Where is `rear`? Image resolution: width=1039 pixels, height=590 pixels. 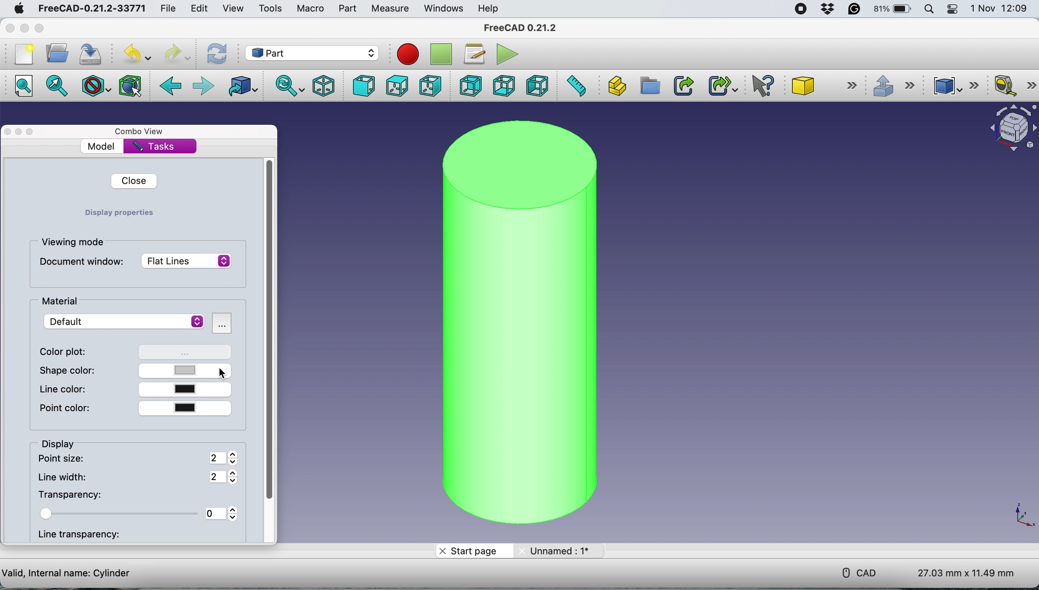
rear is located at coordinates (468, 87).